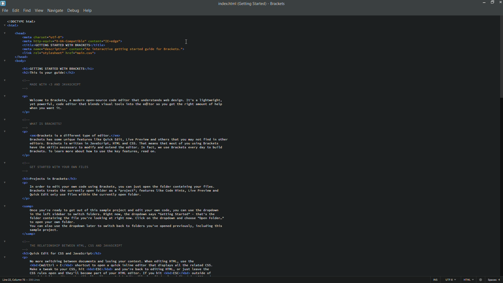  What do you see at coordinates (435, 280) in the screenshot?
I see `INS` at bounding box center [435, 280].